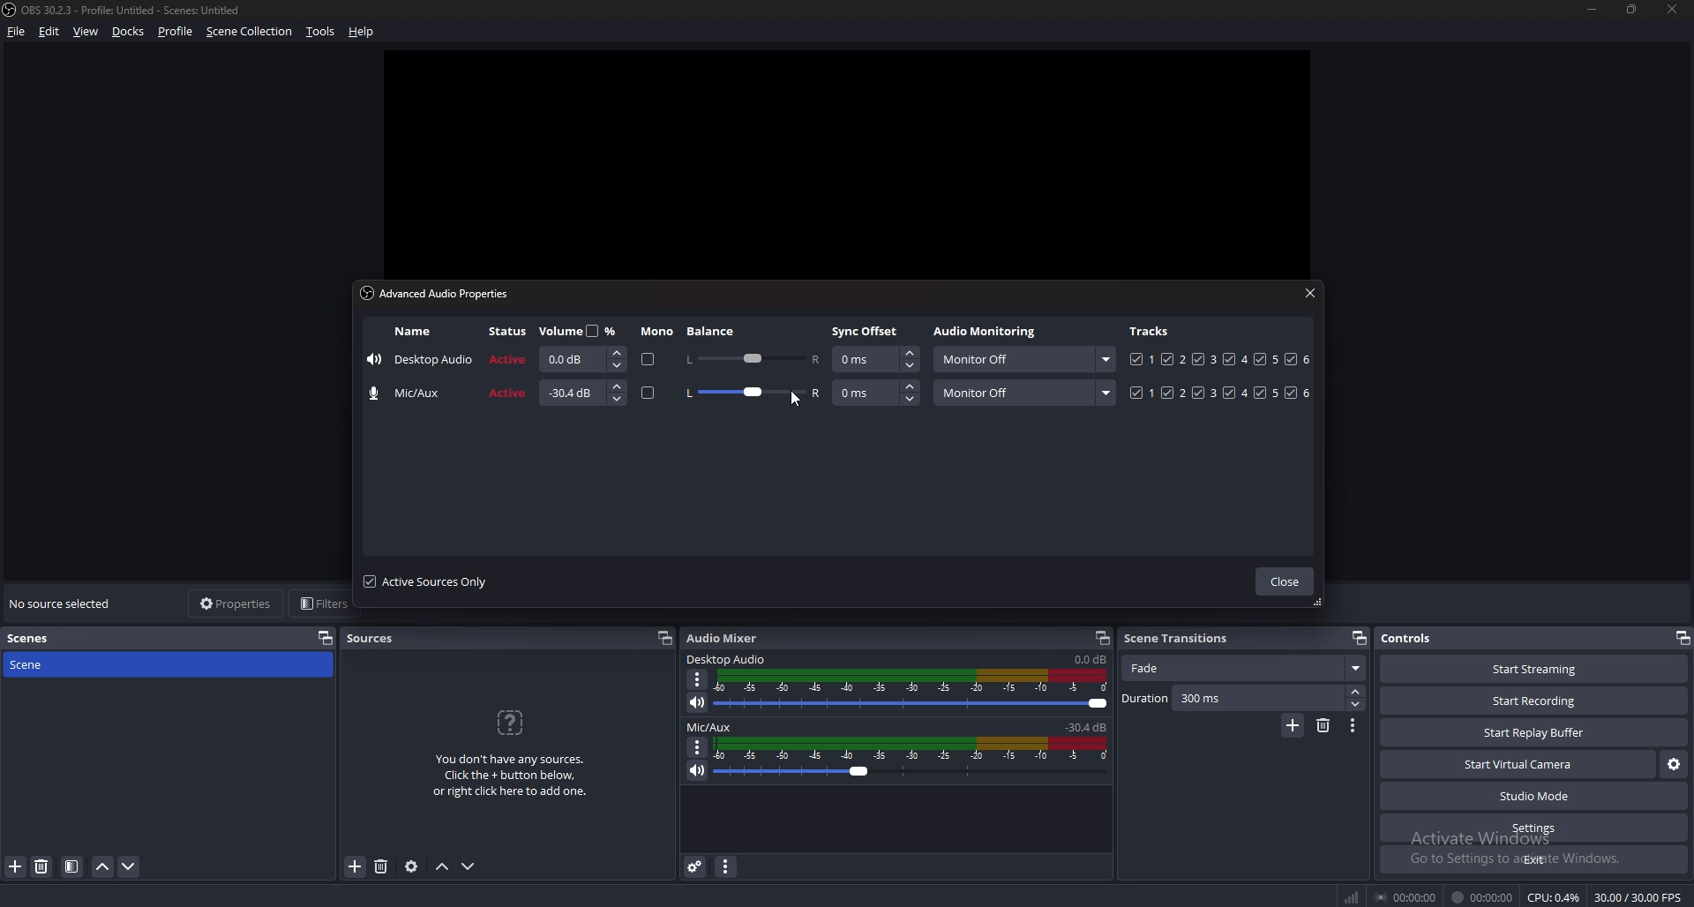  What do you see at coordinates (440, 296) in the screenshot?
I see `advanced audio properties` at bounding box center [440, 296].